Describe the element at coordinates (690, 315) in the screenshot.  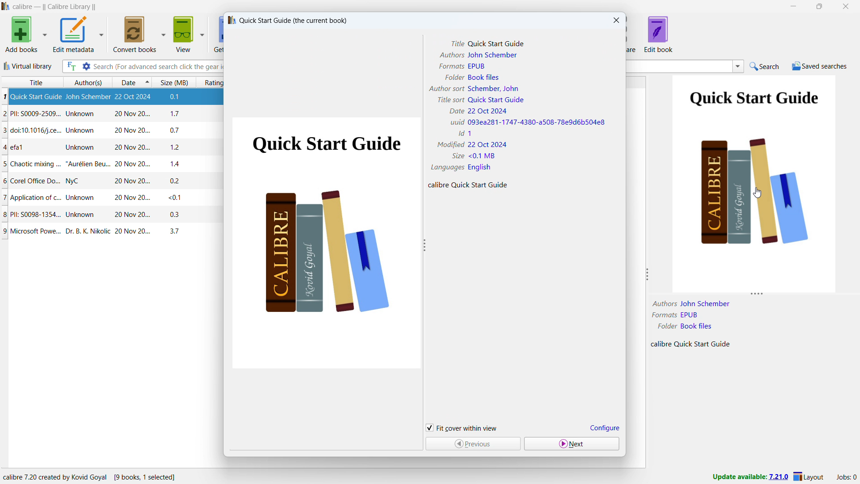
I see `EPUB` at that location.